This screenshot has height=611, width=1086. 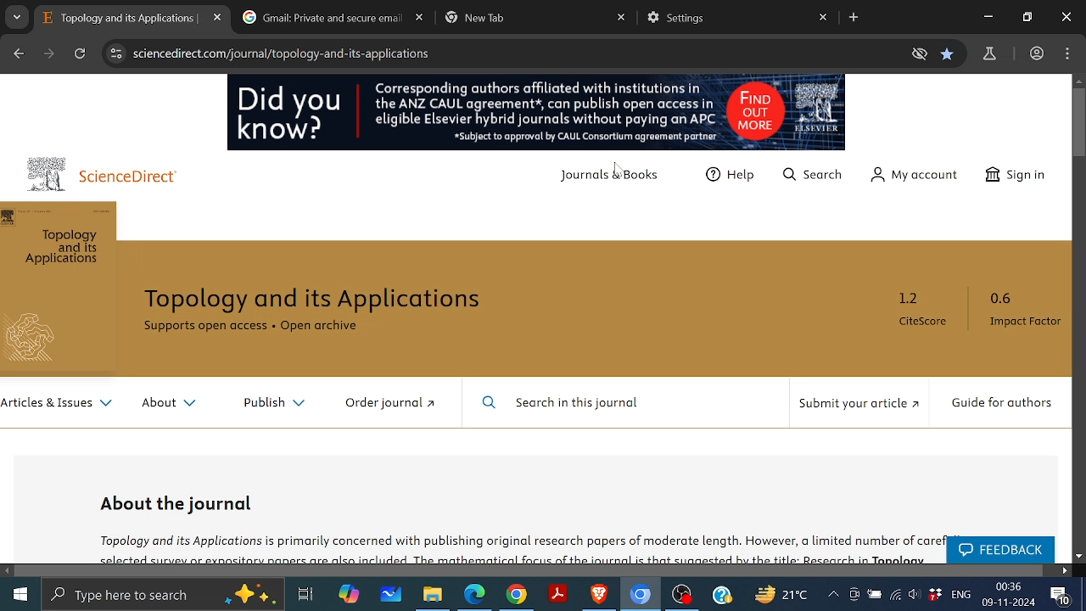 I want to click on Search Tabs, so click(x=17, y=17).